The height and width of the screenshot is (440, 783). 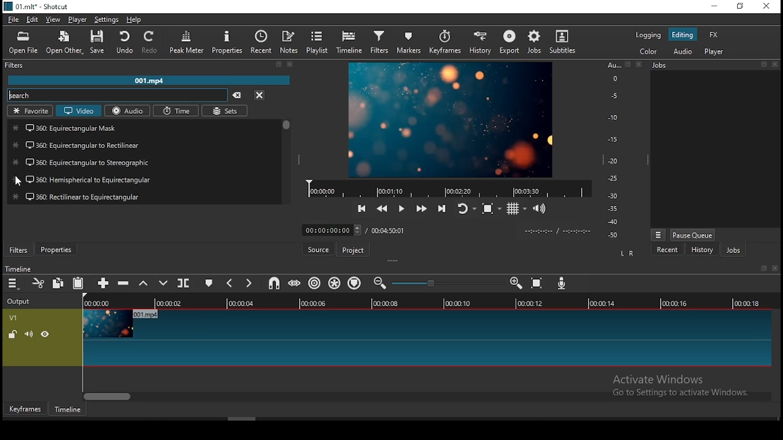 What do you see at coordinates (124, 284) in the screenshot?
I see `ripple delete` at bounding box center [124, 284].